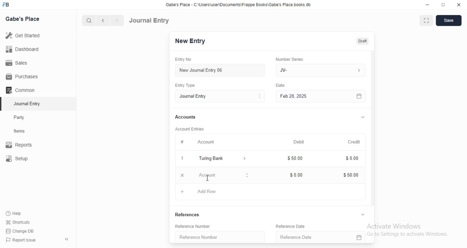 Image resolution: width=467 pixels, height=248 pixels. I want to click on Purchases, so click(23, 77).